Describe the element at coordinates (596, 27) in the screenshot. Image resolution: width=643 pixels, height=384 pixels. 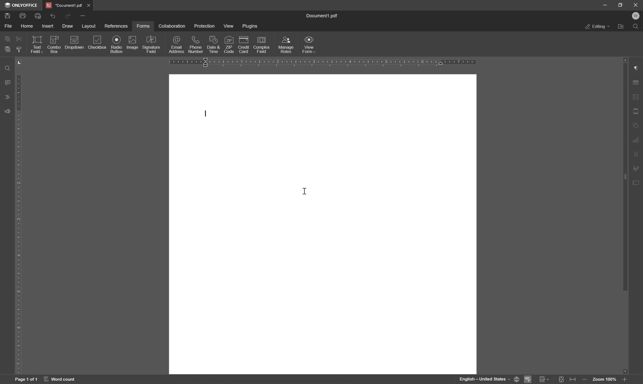
I see `editing` at that location.